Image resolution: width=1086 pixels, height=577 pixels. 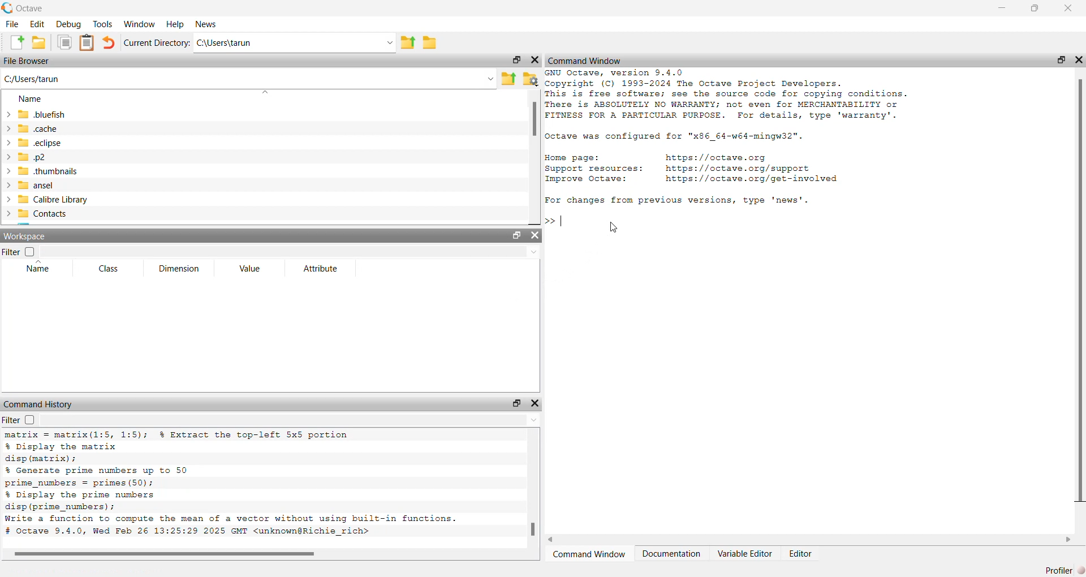 What do you see at coordinates (64, 42) in the screenshot?
I see `copy` at bounding box center [64, 42].